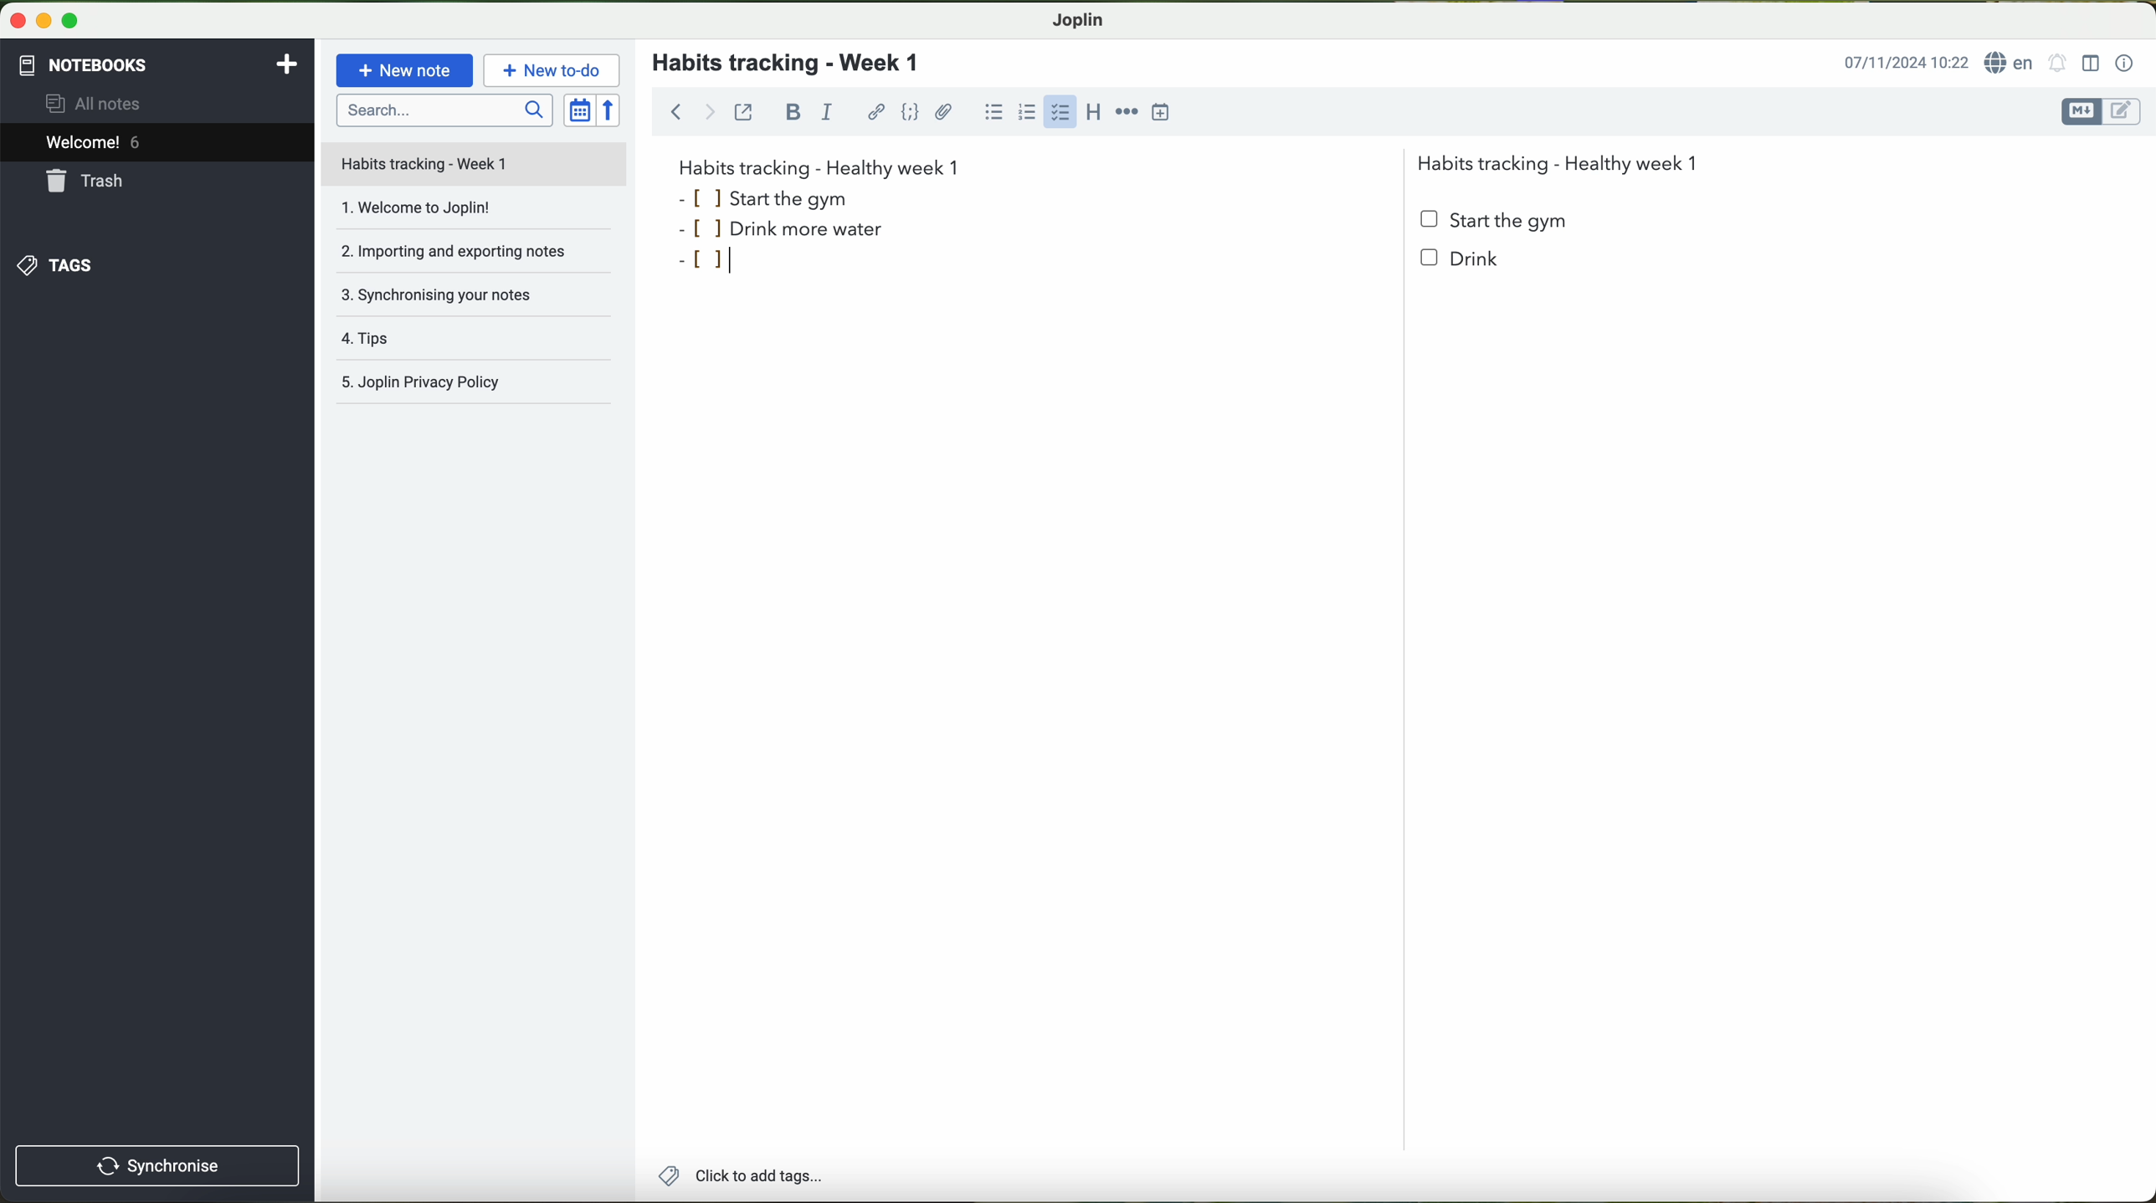  I want to click on italic, so click(827, 110).